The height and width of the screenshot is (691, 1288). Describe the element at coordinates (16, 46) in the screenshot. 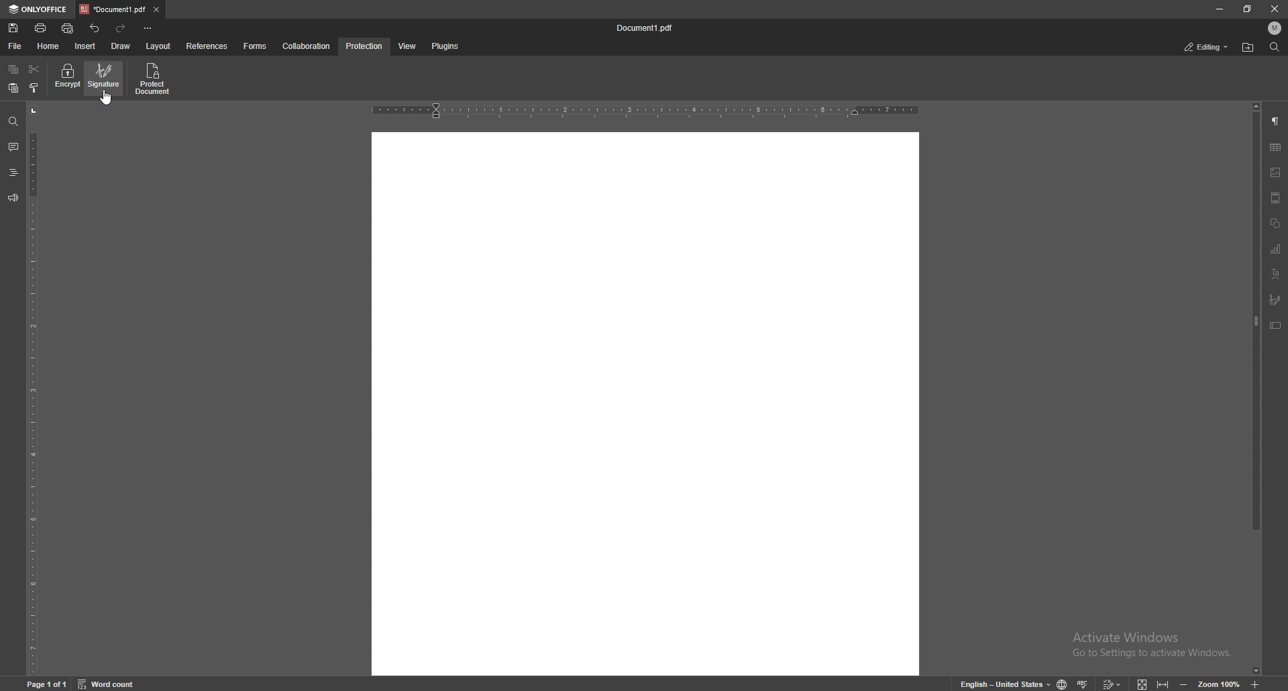

I see `file` at that location.